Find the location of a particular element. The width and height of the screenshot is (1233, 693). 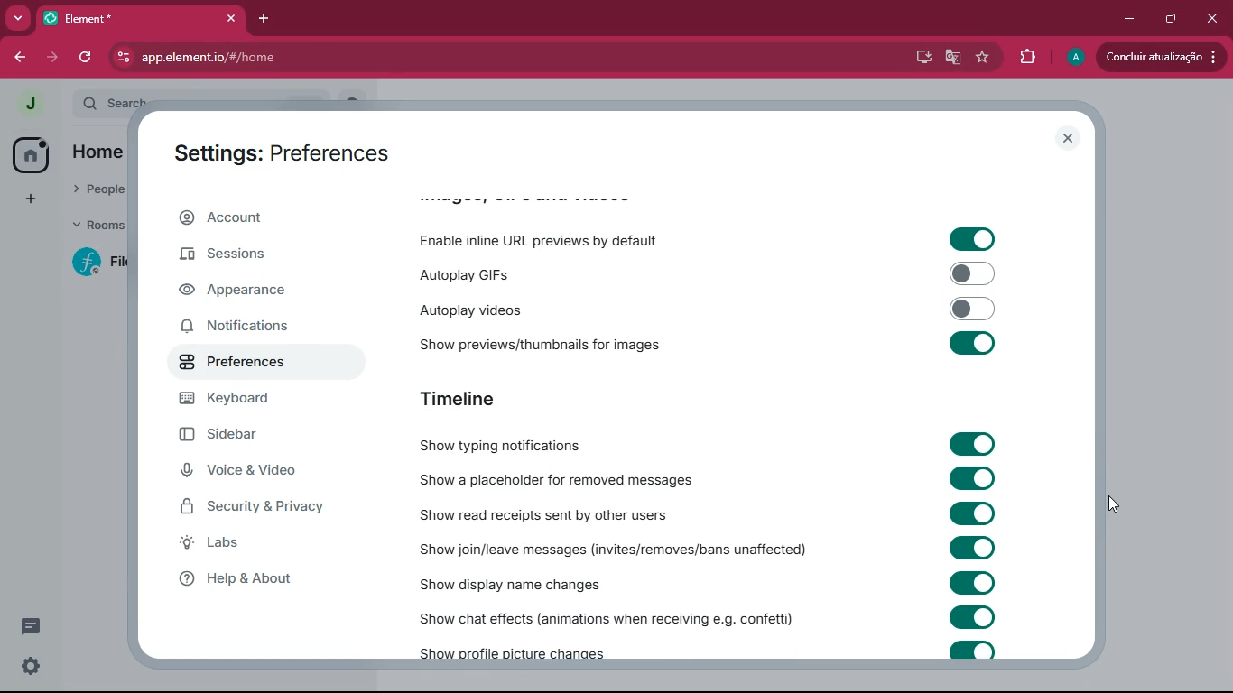

settings: preferences is located at coordinates (280, 152).